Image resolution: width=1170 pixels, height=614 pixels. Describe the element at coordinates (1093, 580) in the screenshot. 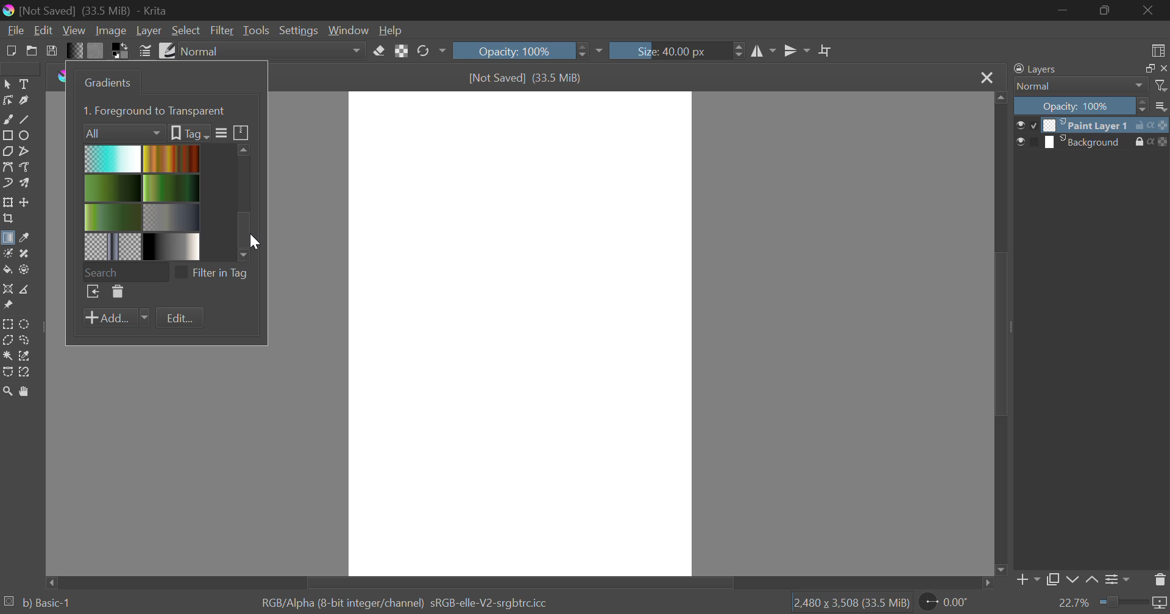

I see `Move Layer Up` at that location.